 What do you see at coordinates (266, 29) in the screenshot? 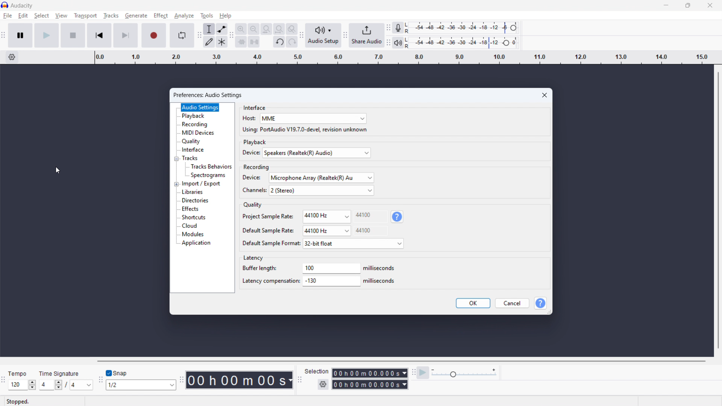
I see `fit selection to width` at bounding box center [266, 29].